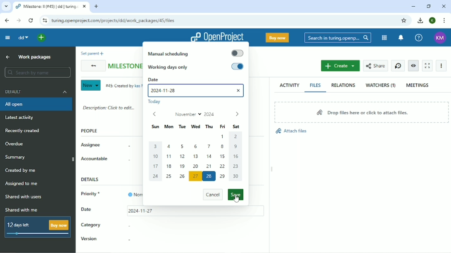 Image resolution: width=451 pixels, height=253 pixels. Describe the element at coordinates (441, 37) in the screenshot. I see `KM` at that location.